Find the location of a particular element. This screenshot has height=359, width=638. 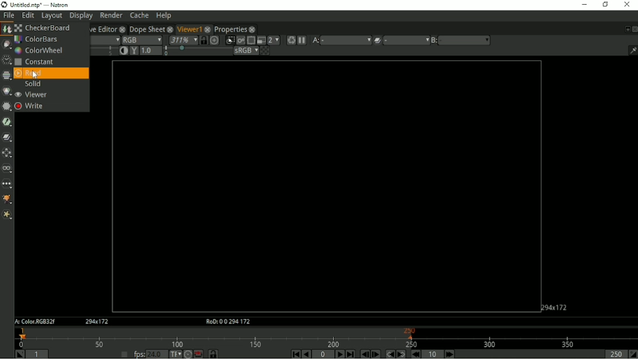

Previous keyframe is located at coordinates (389, 354).